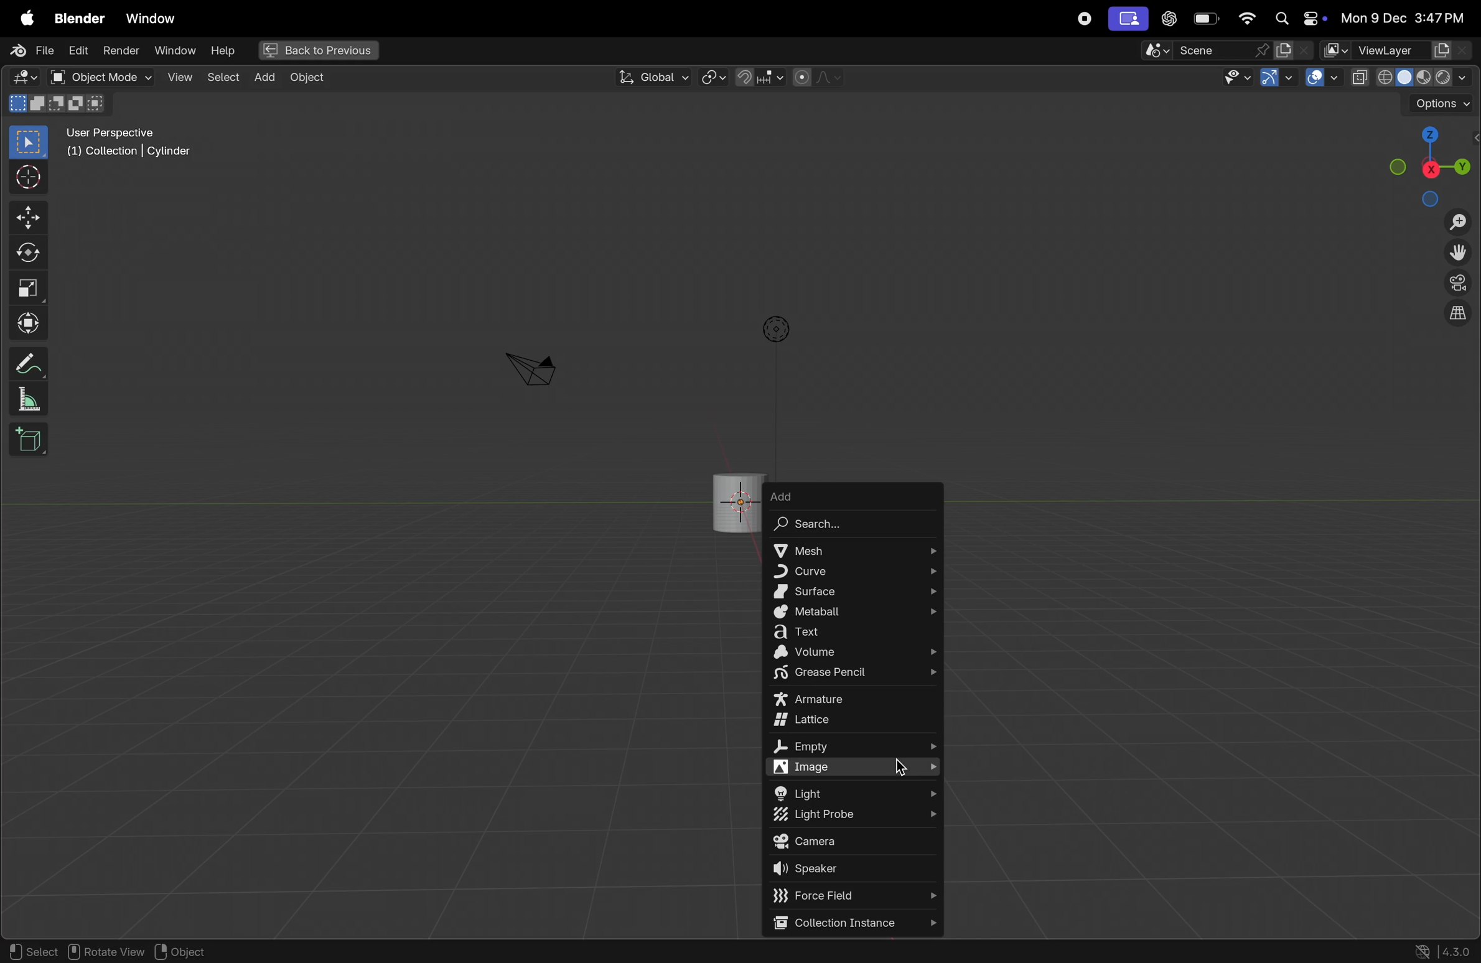  Describe the element at coordinates (854, 700) in the screenshot. I see `ameture` at that location.